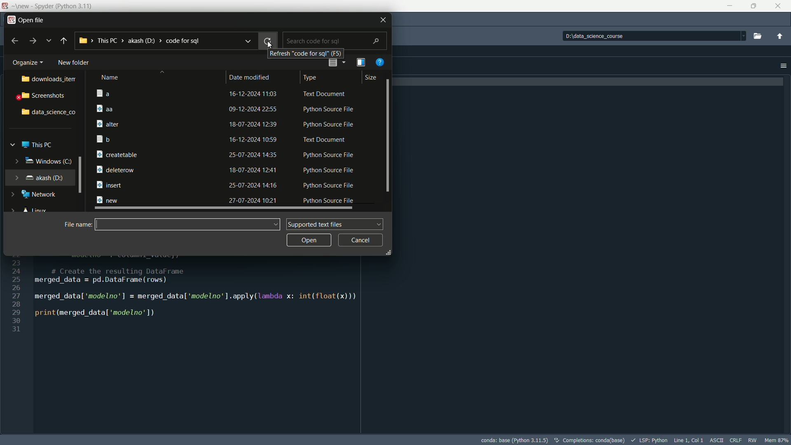 The image size is (791, 445). Describe the element at coordinates (50, 79) in the screenshot. I see `downloads_item` at that location.